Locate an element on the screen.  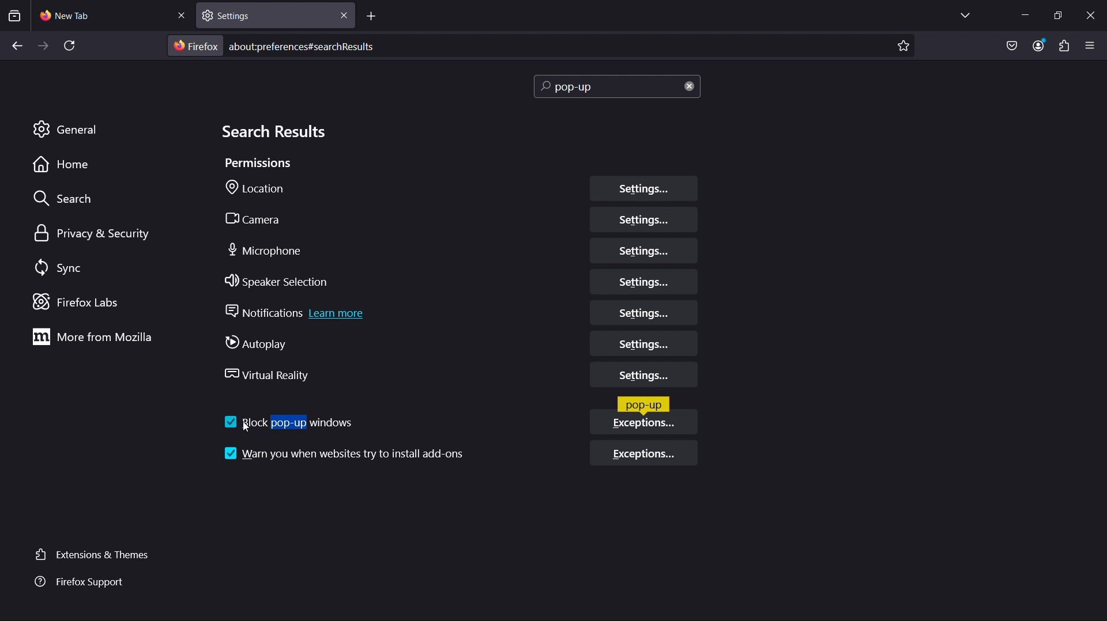
Notifications Learn More is located at coordinates (296, 314).